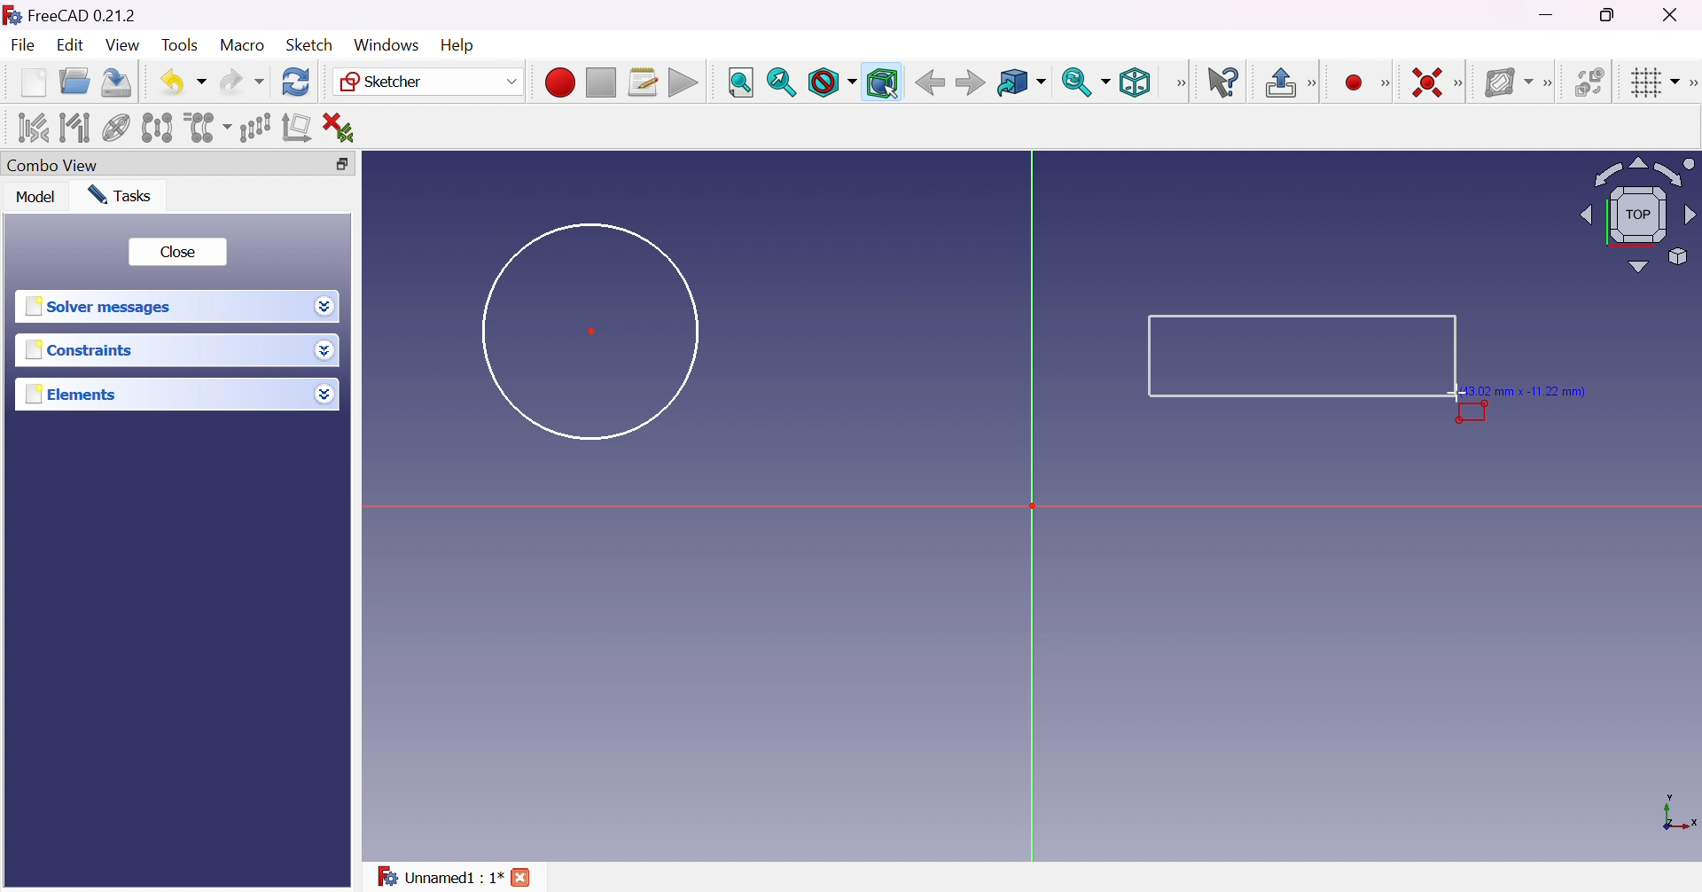 The height and width of the screenshot is (892, 1702). I want to click on Drop down, so click(324, 394).